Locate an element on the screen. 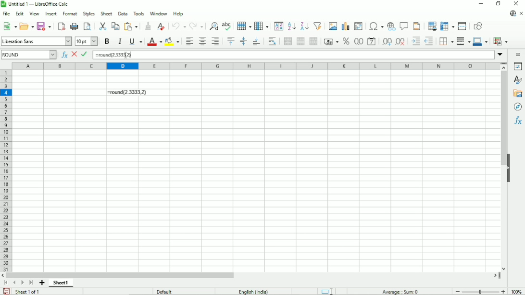 The width and height of the screenshot is (525, 295). Sheet is located at coordinates (106, 13).